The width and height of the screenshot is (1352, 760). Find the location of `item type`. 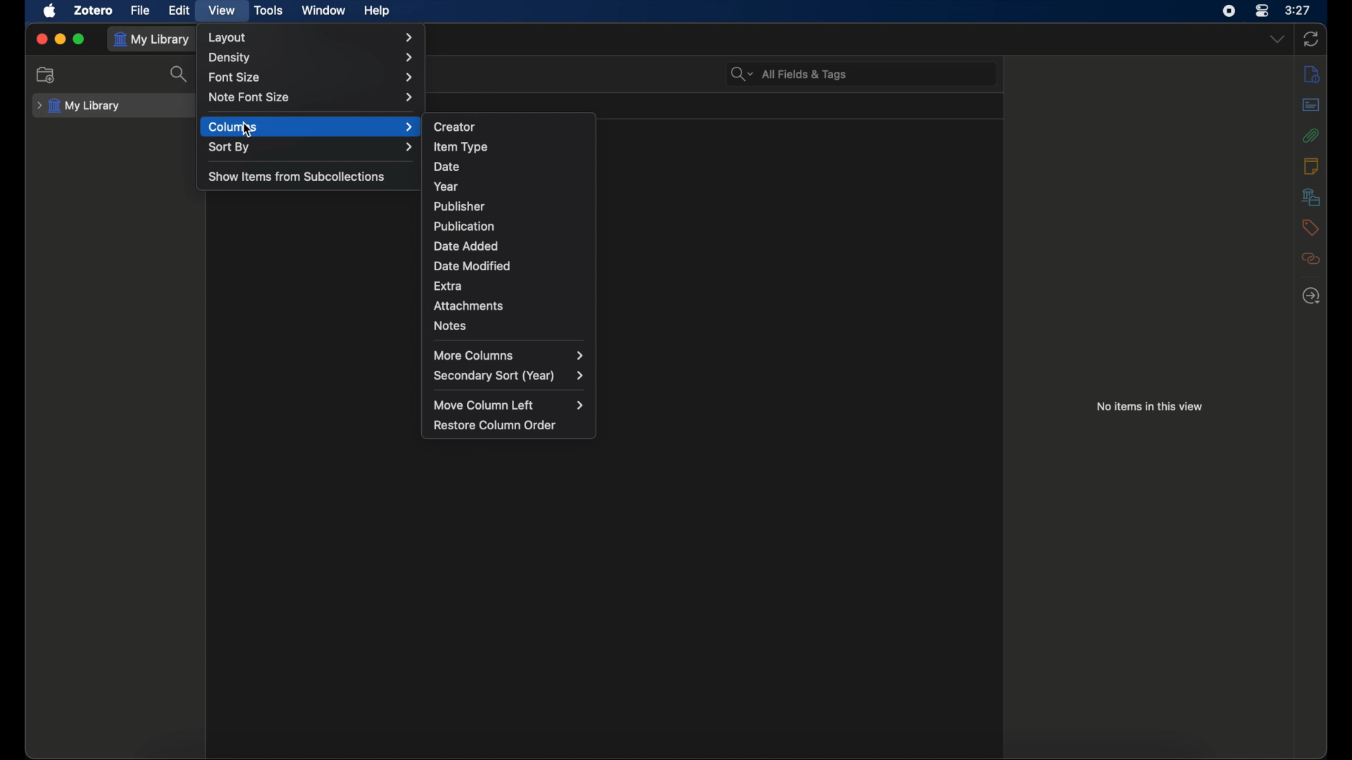

item type is located at coordinates (461, 148).